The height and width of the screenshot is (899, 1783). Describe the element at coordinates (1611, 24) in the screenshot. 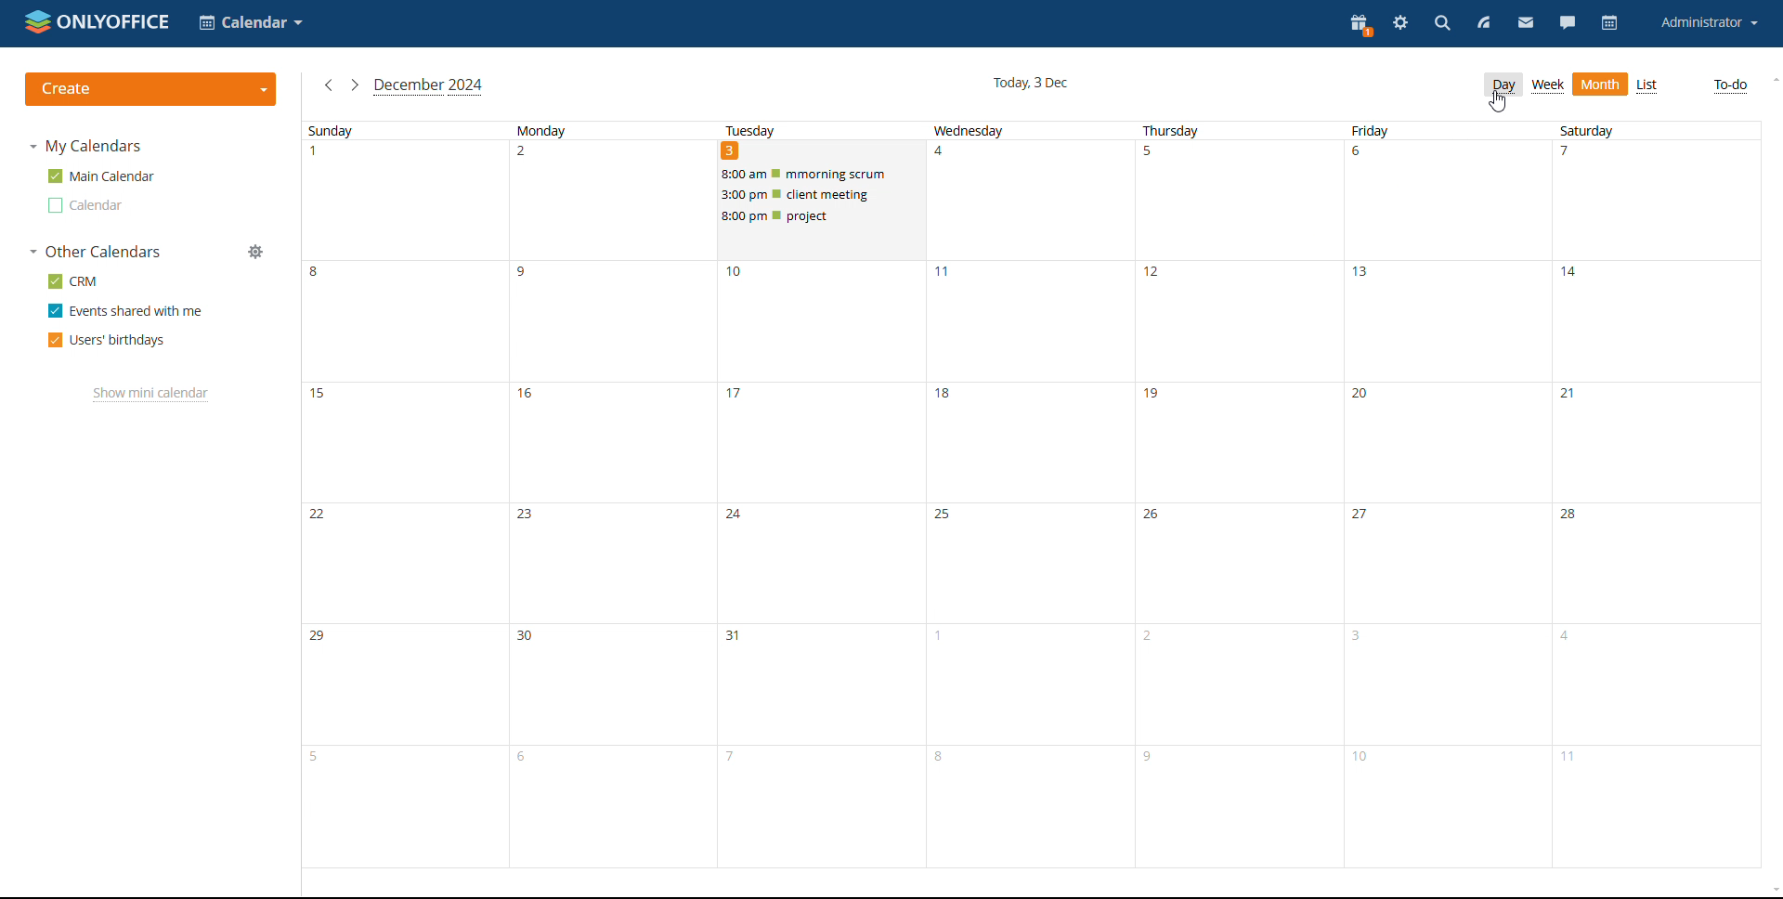

I see `calendar` at that location.